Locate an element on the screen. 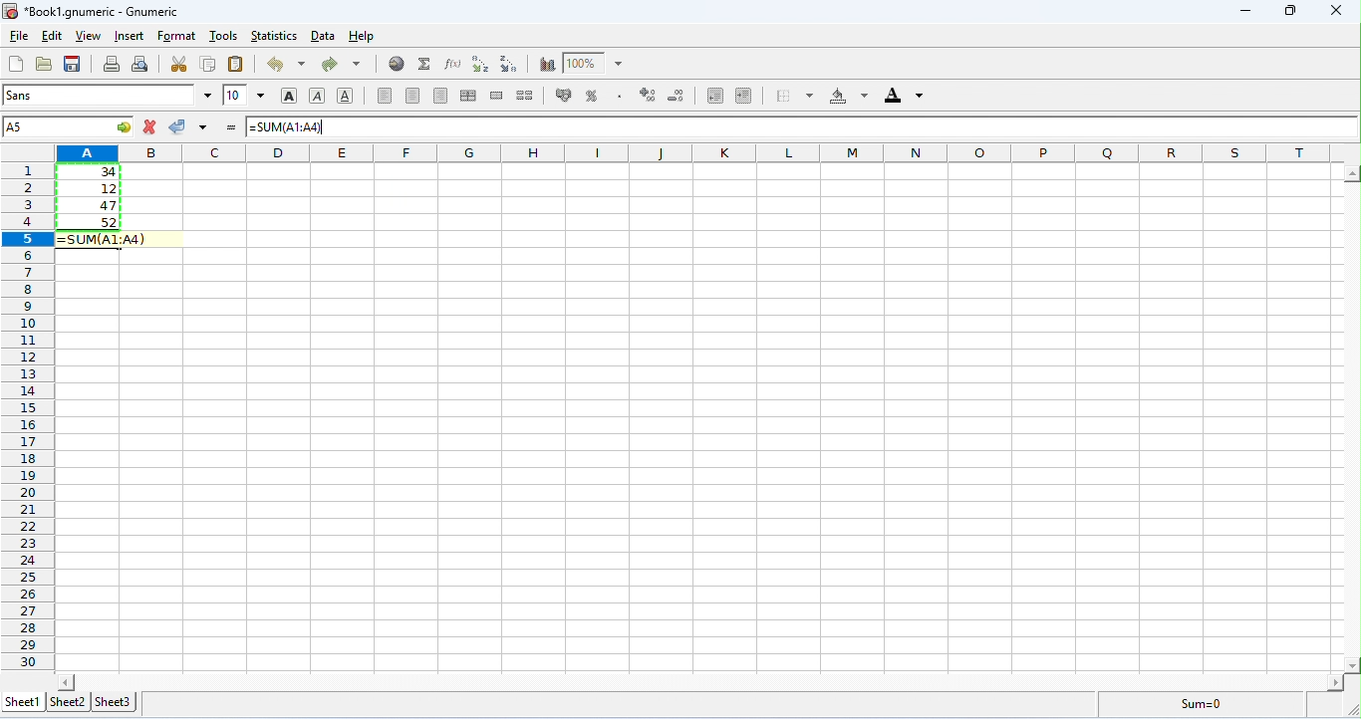 This screenshot has height=719, width=1361. zoom is located at coordinates (593, 62).